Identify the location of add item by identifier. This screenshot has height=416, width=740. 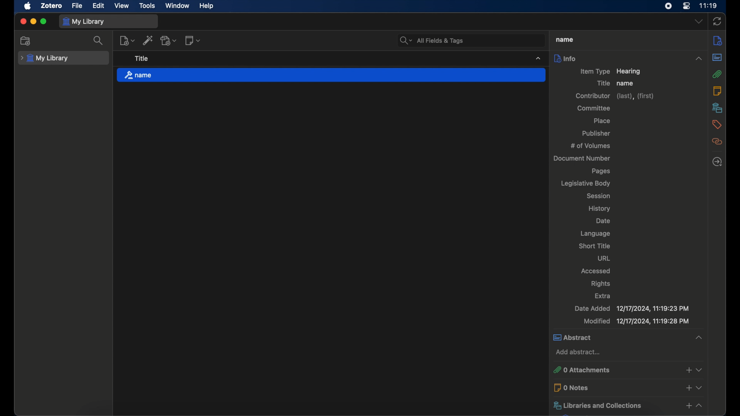
(148, 40).